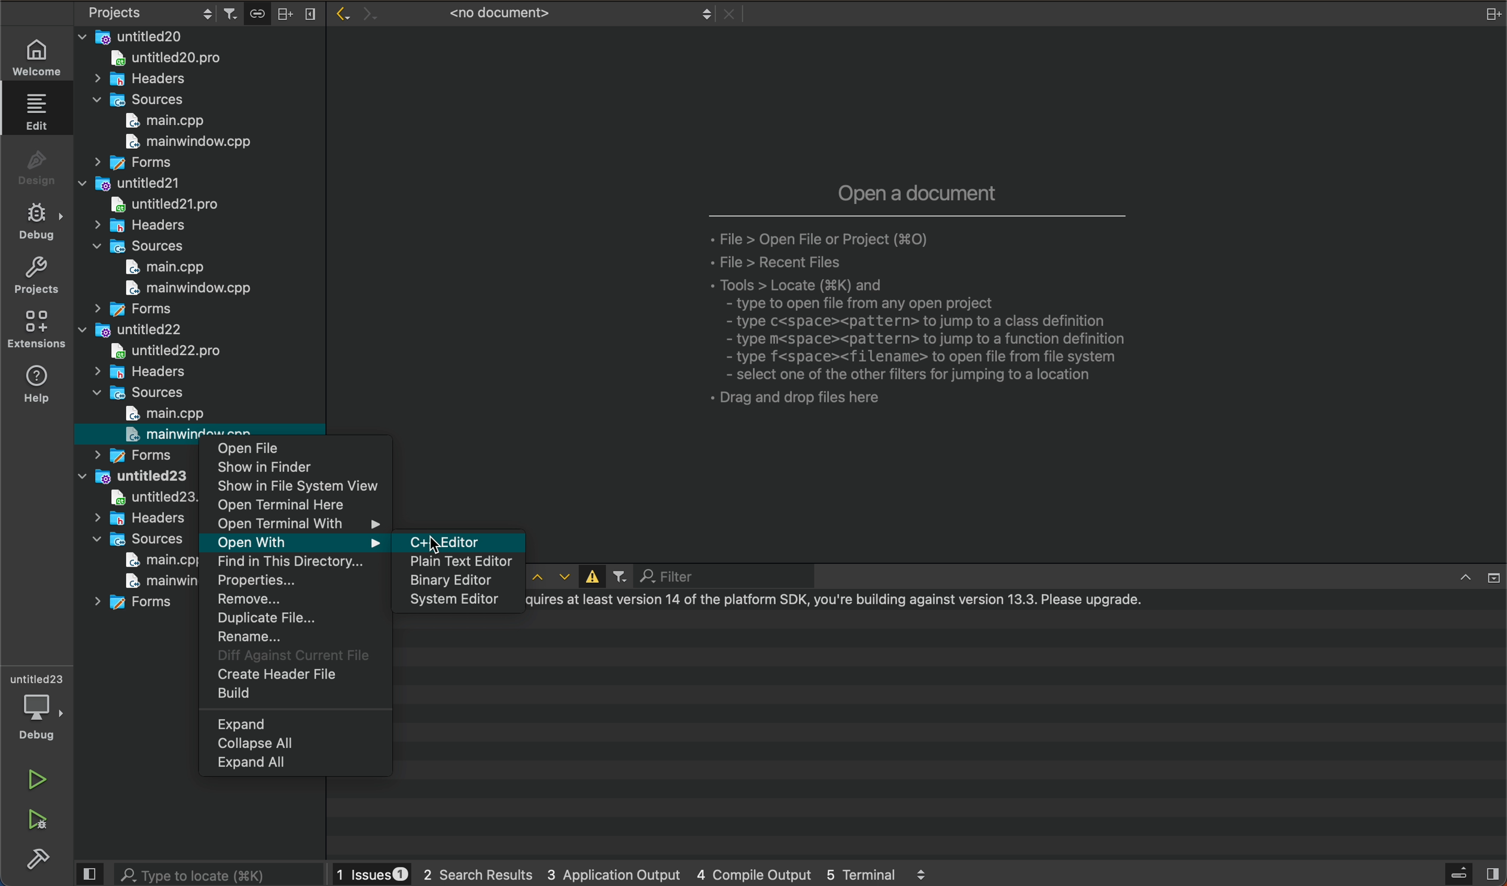 The width and height of the screenshot is (1507, 886). Describe the element at coordinates (168, 435) in the screenshot. I see `mainwindow` at that location.